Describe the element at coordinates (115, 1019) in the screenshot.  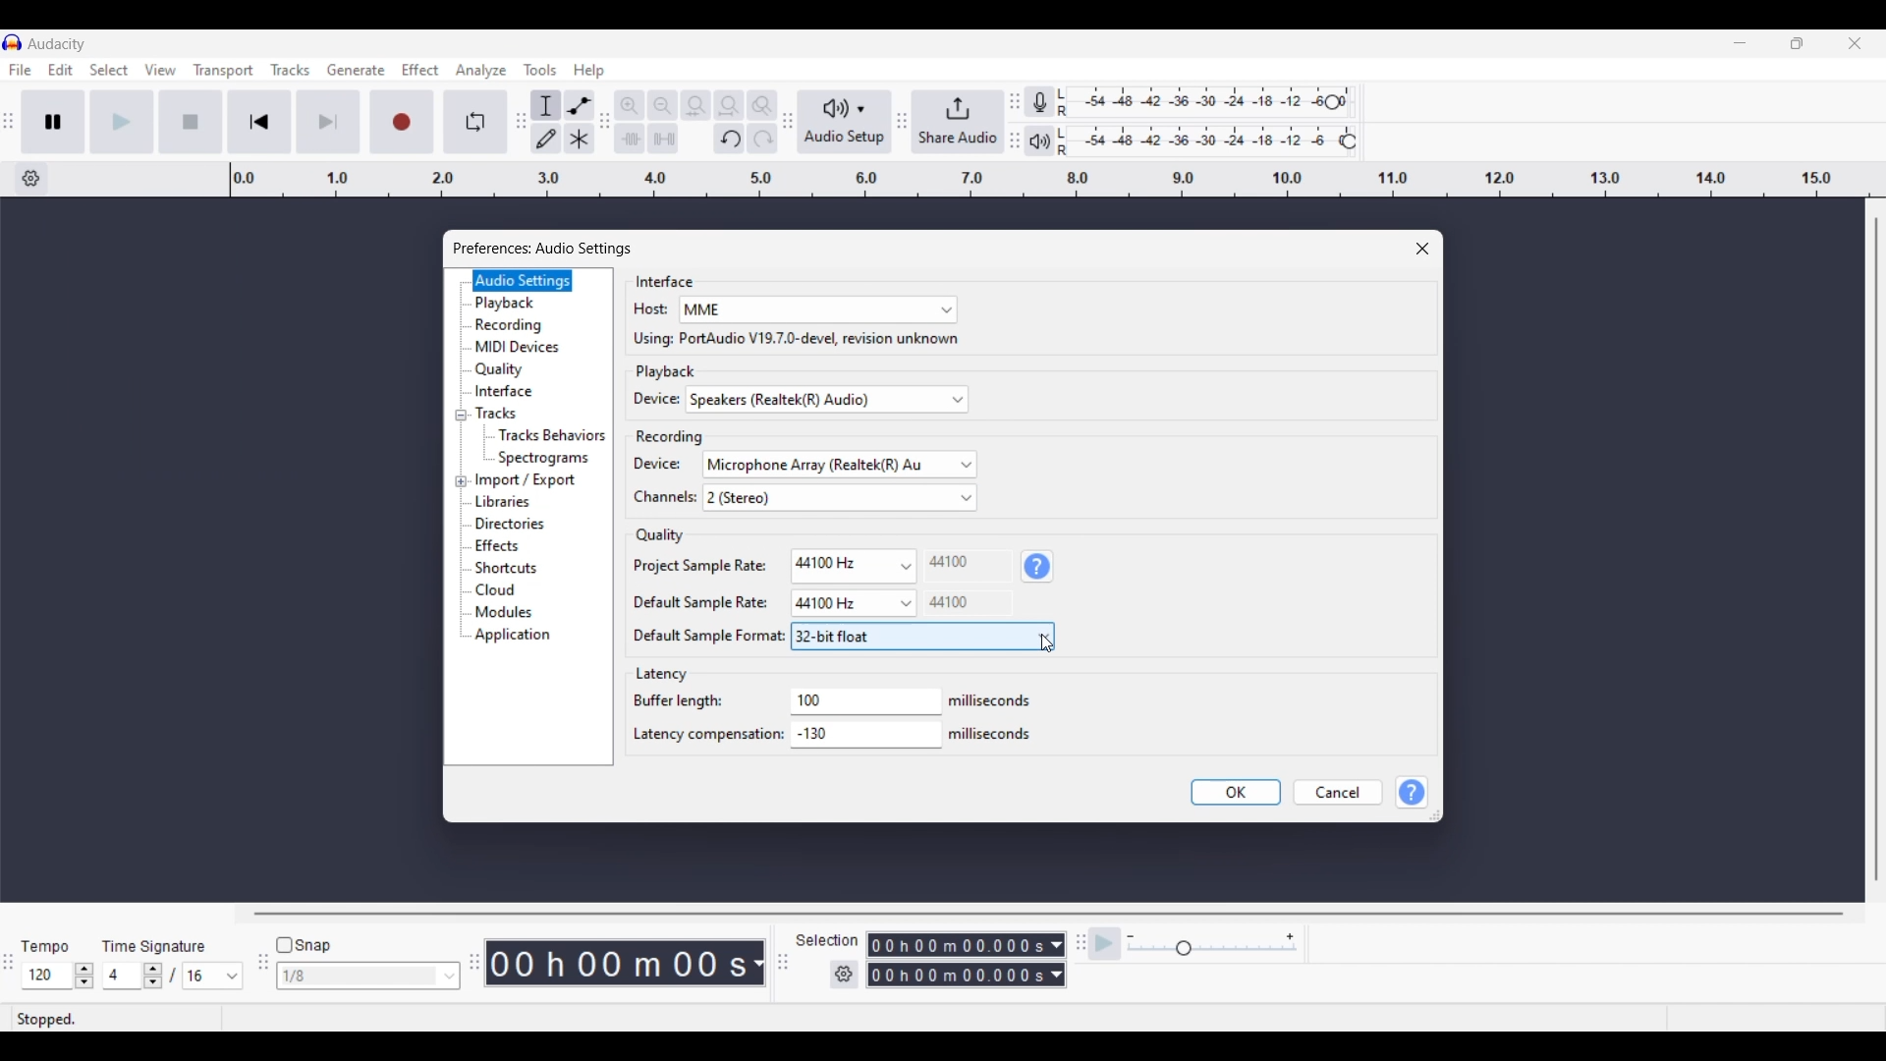
I see `Status of recording` at that location.